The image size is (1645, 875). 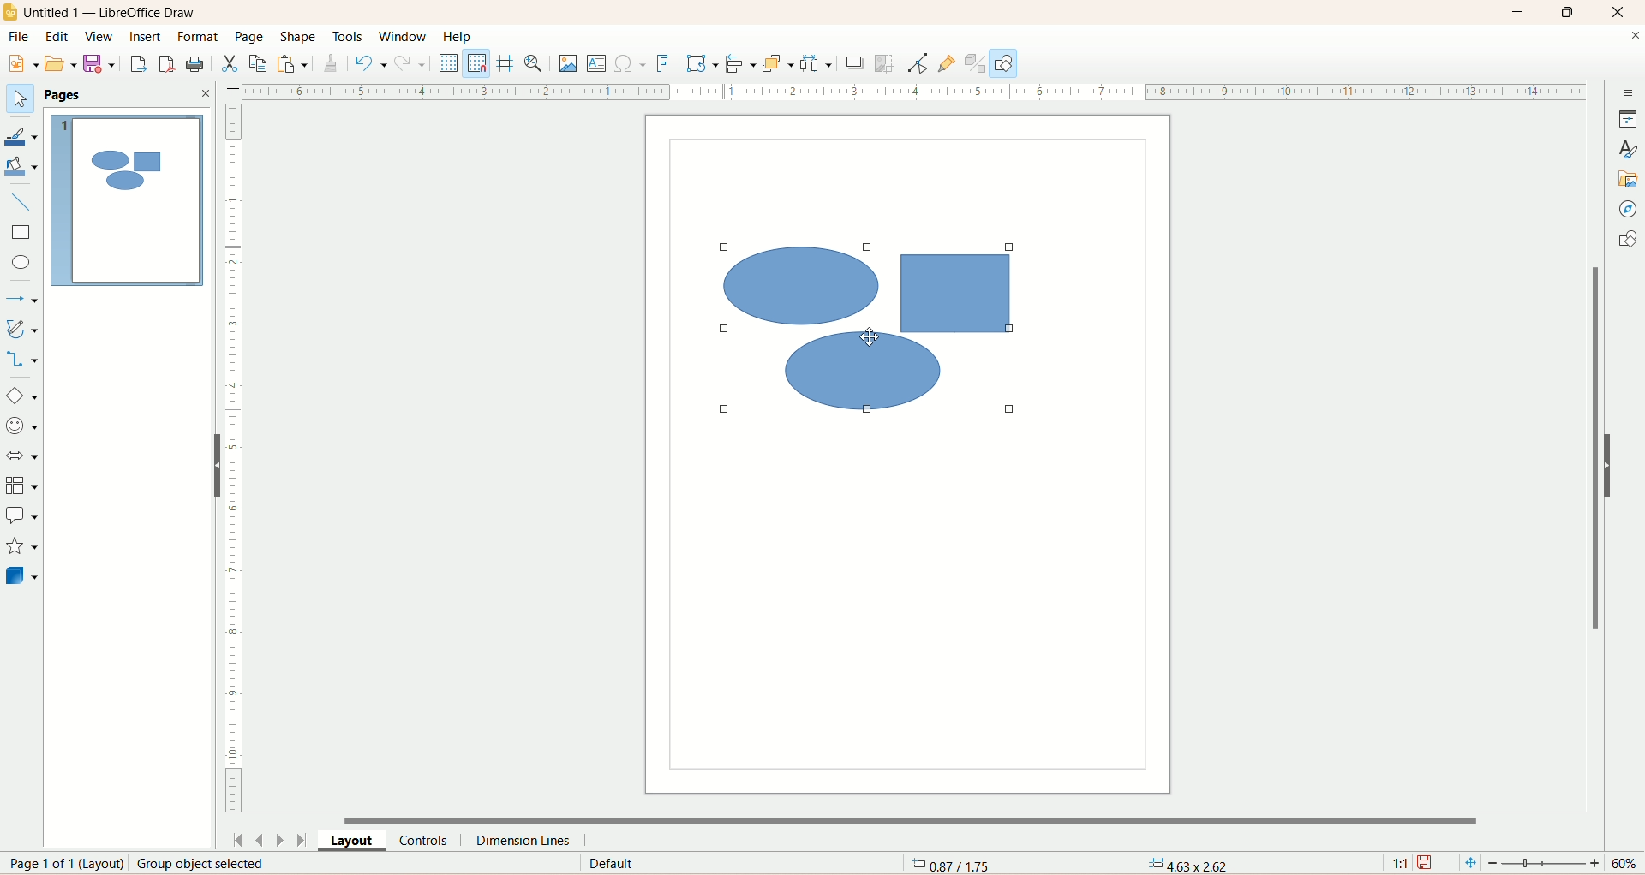 I want to click on zoom and pan, so click(x=536, y=63).